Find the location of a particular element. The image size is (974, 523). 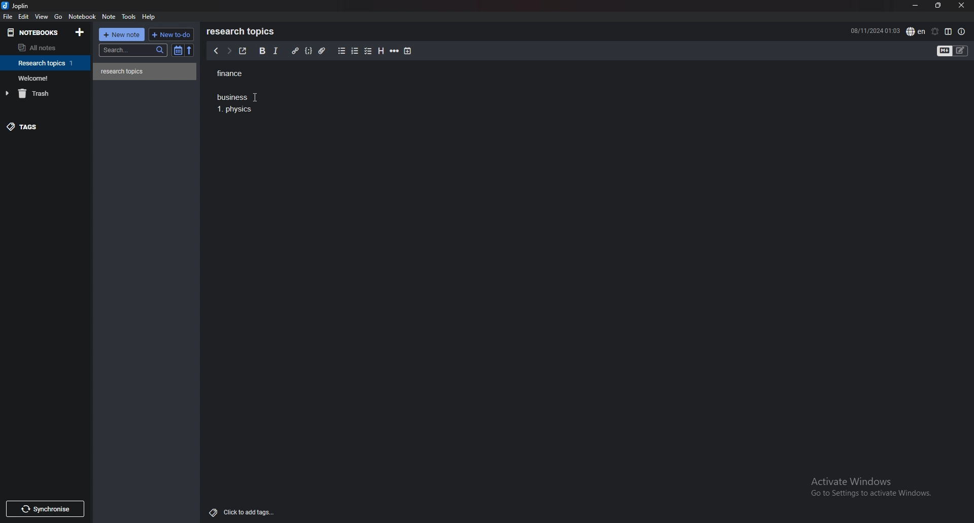

notebooks is located at coordinates (34, 32).